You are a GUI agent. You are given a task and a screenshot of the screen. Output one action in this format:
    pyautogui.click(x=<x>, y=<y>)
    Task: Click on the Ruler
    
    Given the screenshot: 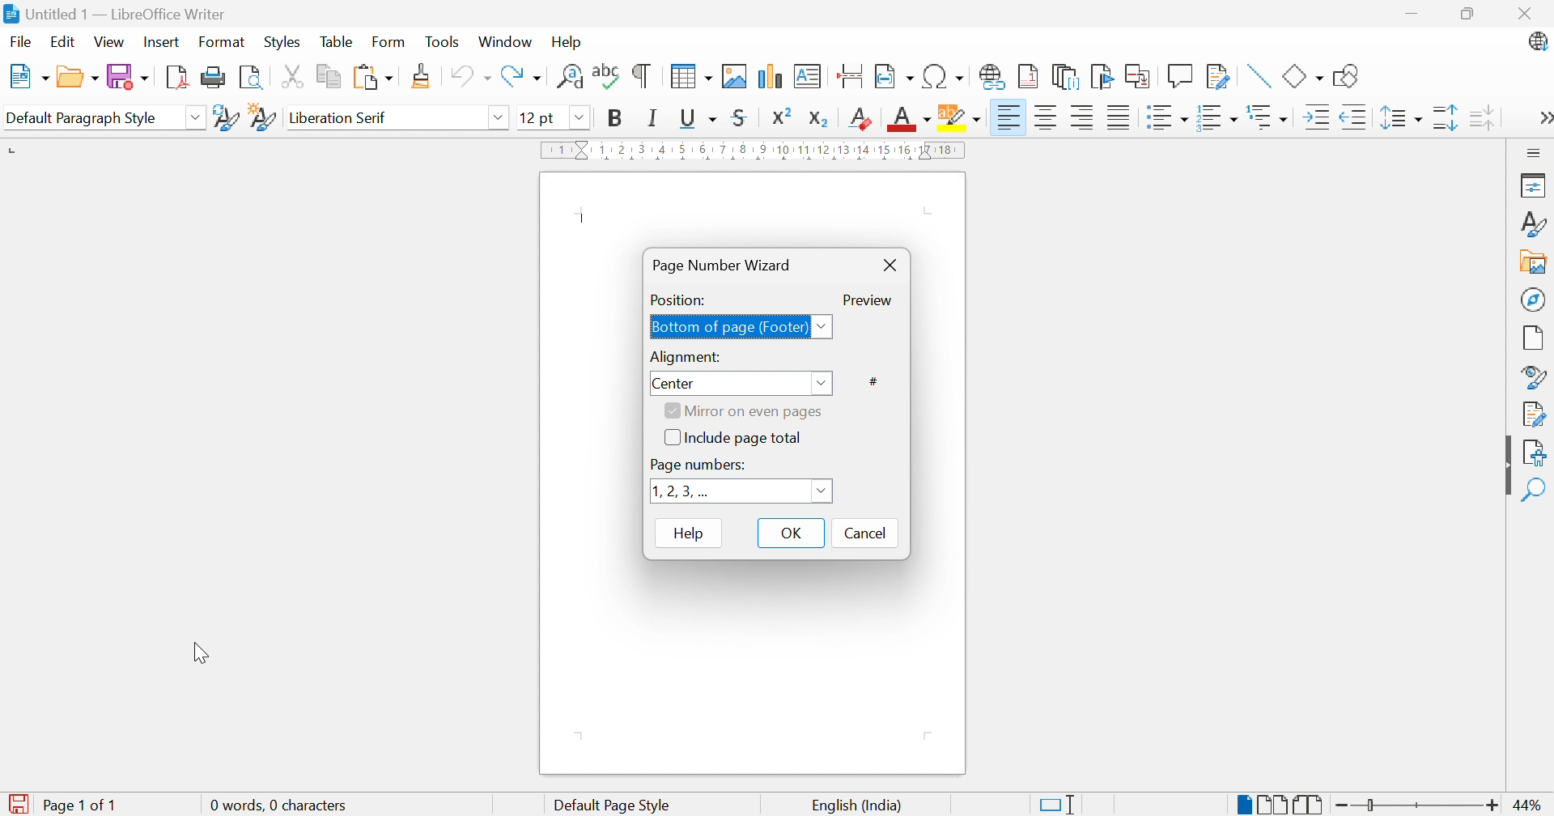 What is the action you would take?
    pyautogui.click(x=755, y=151)
    